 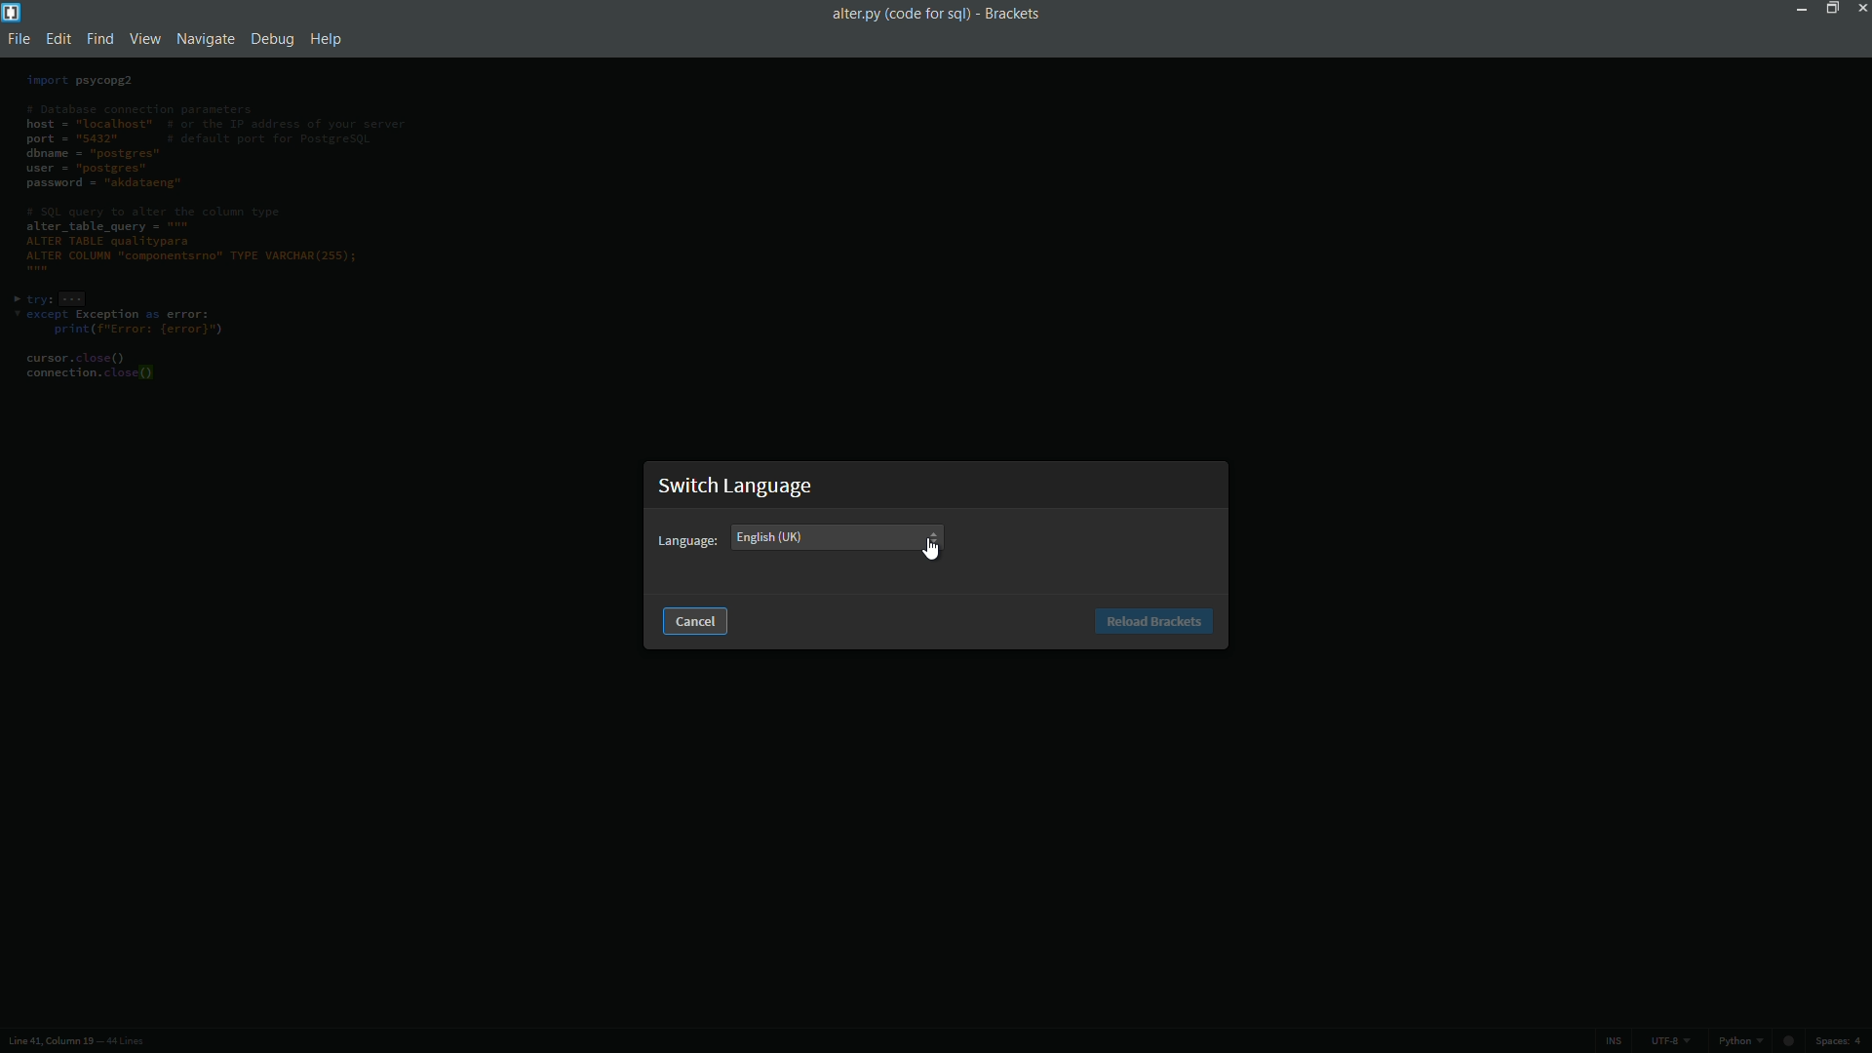 I want to click on Language, so click(x=689, y=540).